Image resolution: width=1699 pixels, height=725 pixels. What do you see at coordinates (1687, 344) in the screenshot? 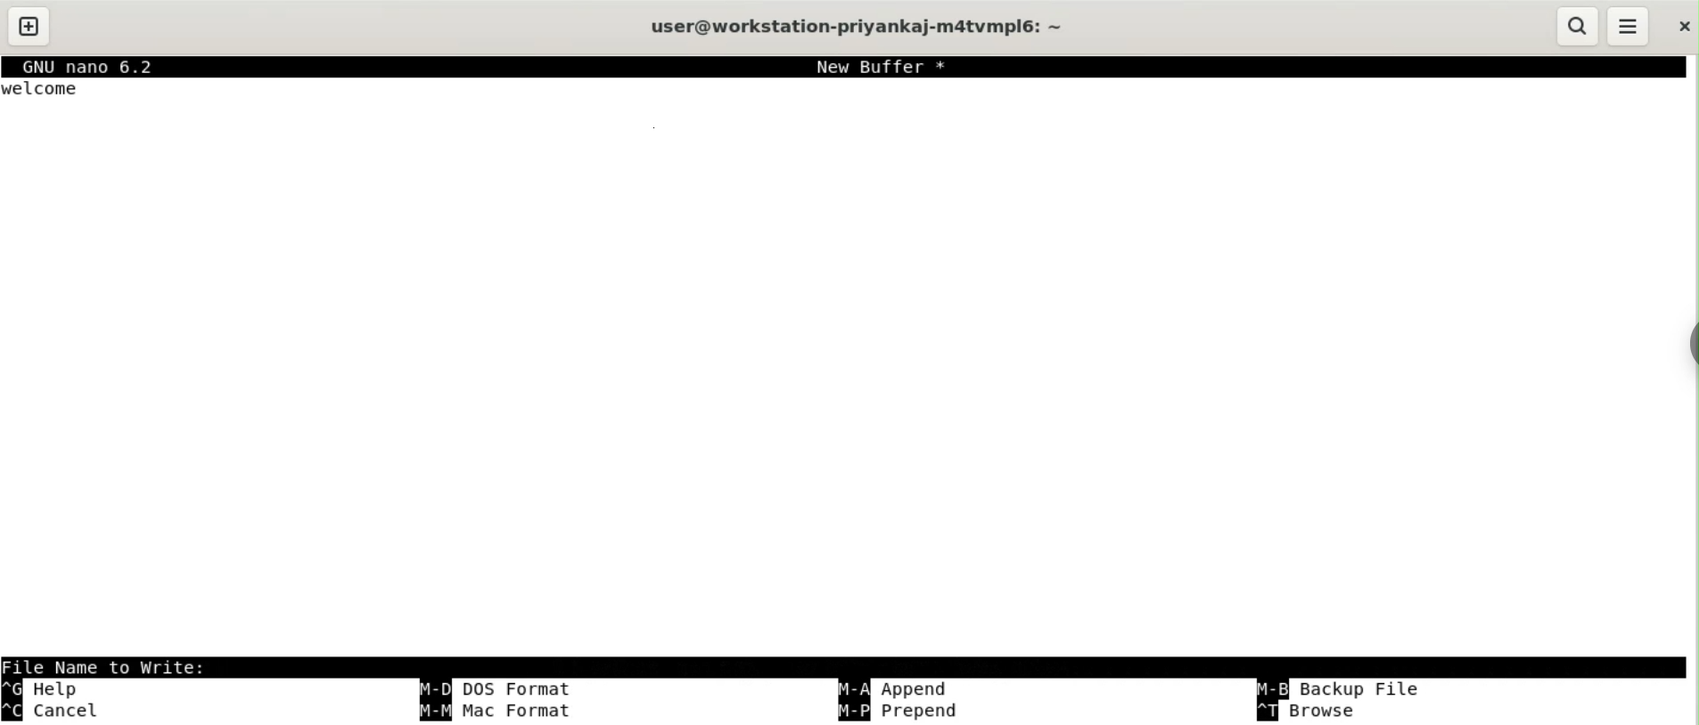
I see `sidebar` at bounding box center [1687, 344].